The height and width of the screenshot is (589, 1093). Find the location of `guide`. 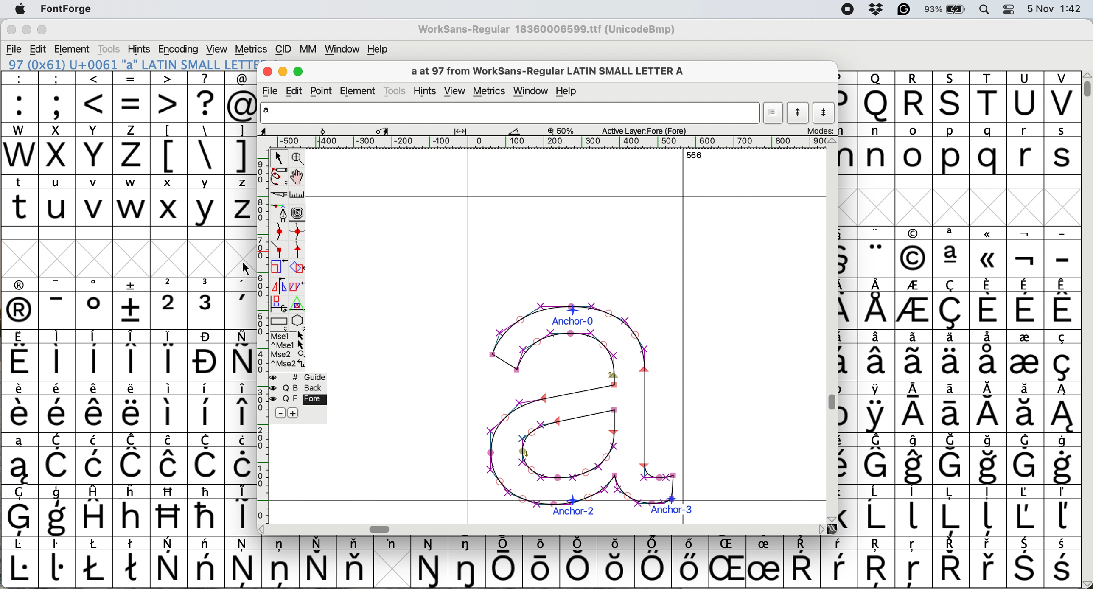

guide is located at coordinates (299, 376).